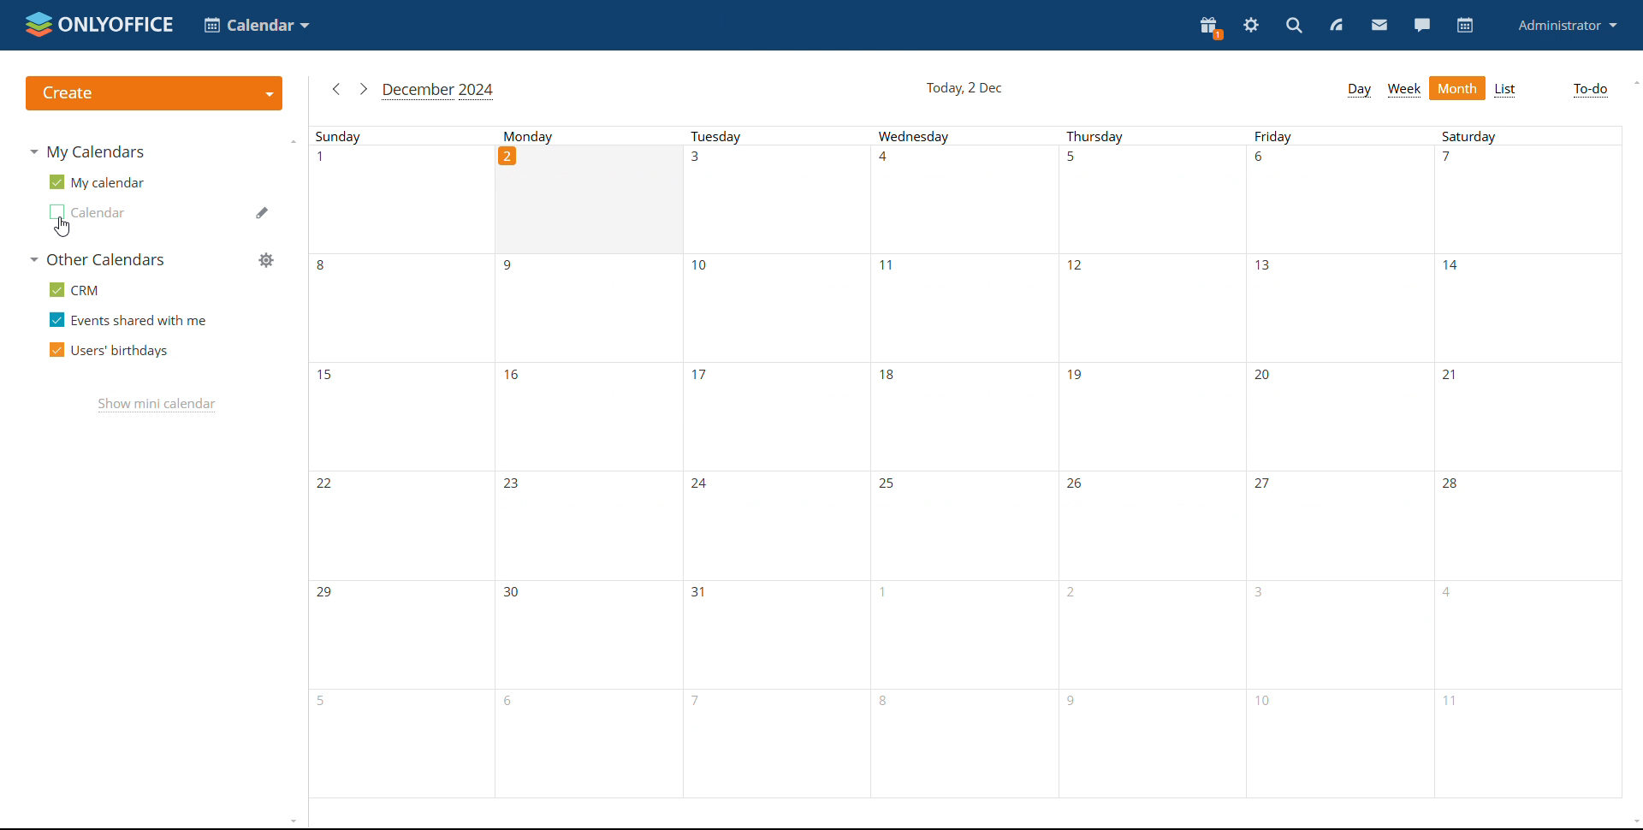 The width and height of the screenshot is (1643, 830). Describe the element at coordinates (398, 522) in the screenshot. I see `22` at that location.